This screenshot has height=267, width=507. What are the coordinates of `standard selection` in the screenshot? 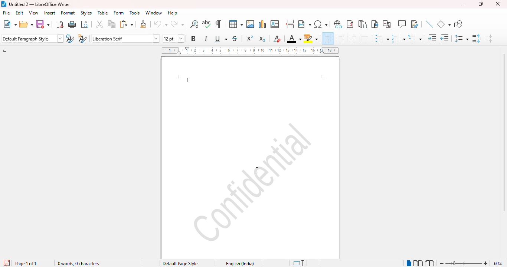 It's located at (299, 263).